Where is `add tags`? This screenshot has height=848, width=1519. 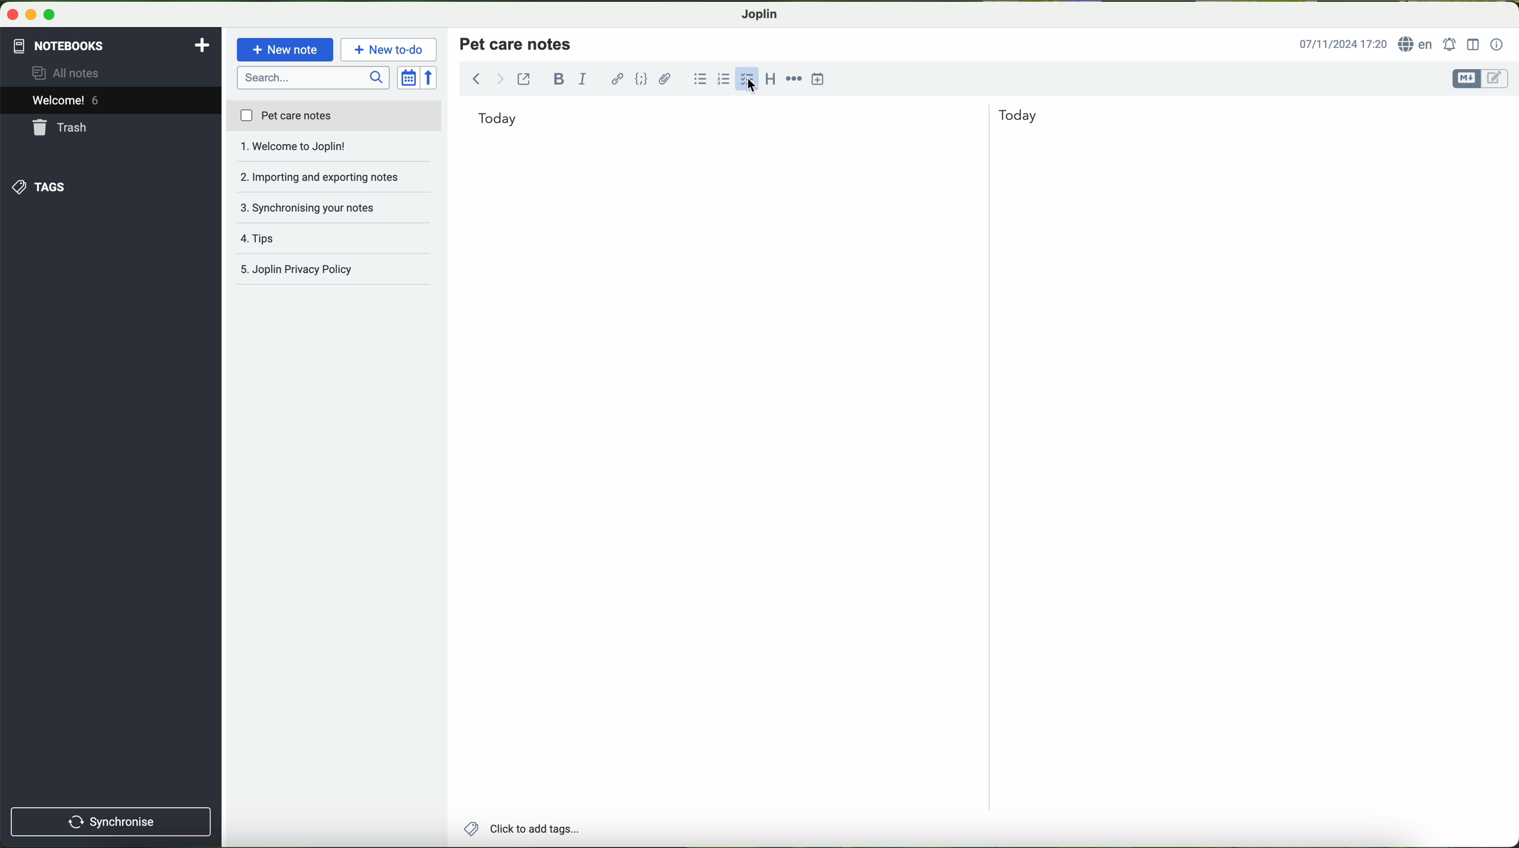
add tags is located at coordinates (521, 830).